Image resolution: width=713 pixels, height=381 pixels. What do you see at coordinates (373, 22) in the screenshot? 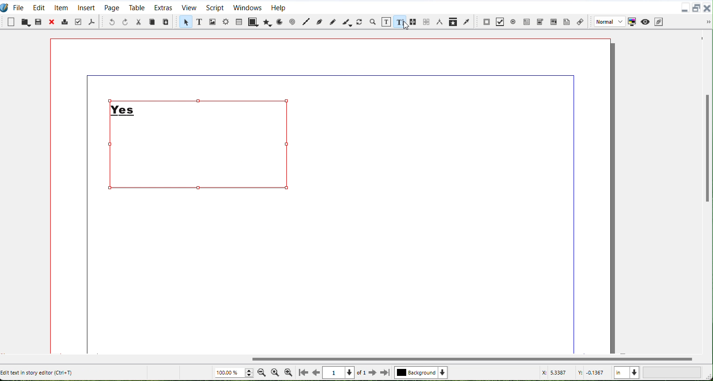
I see `Zoom in or out` at bounding box center [373, 22].